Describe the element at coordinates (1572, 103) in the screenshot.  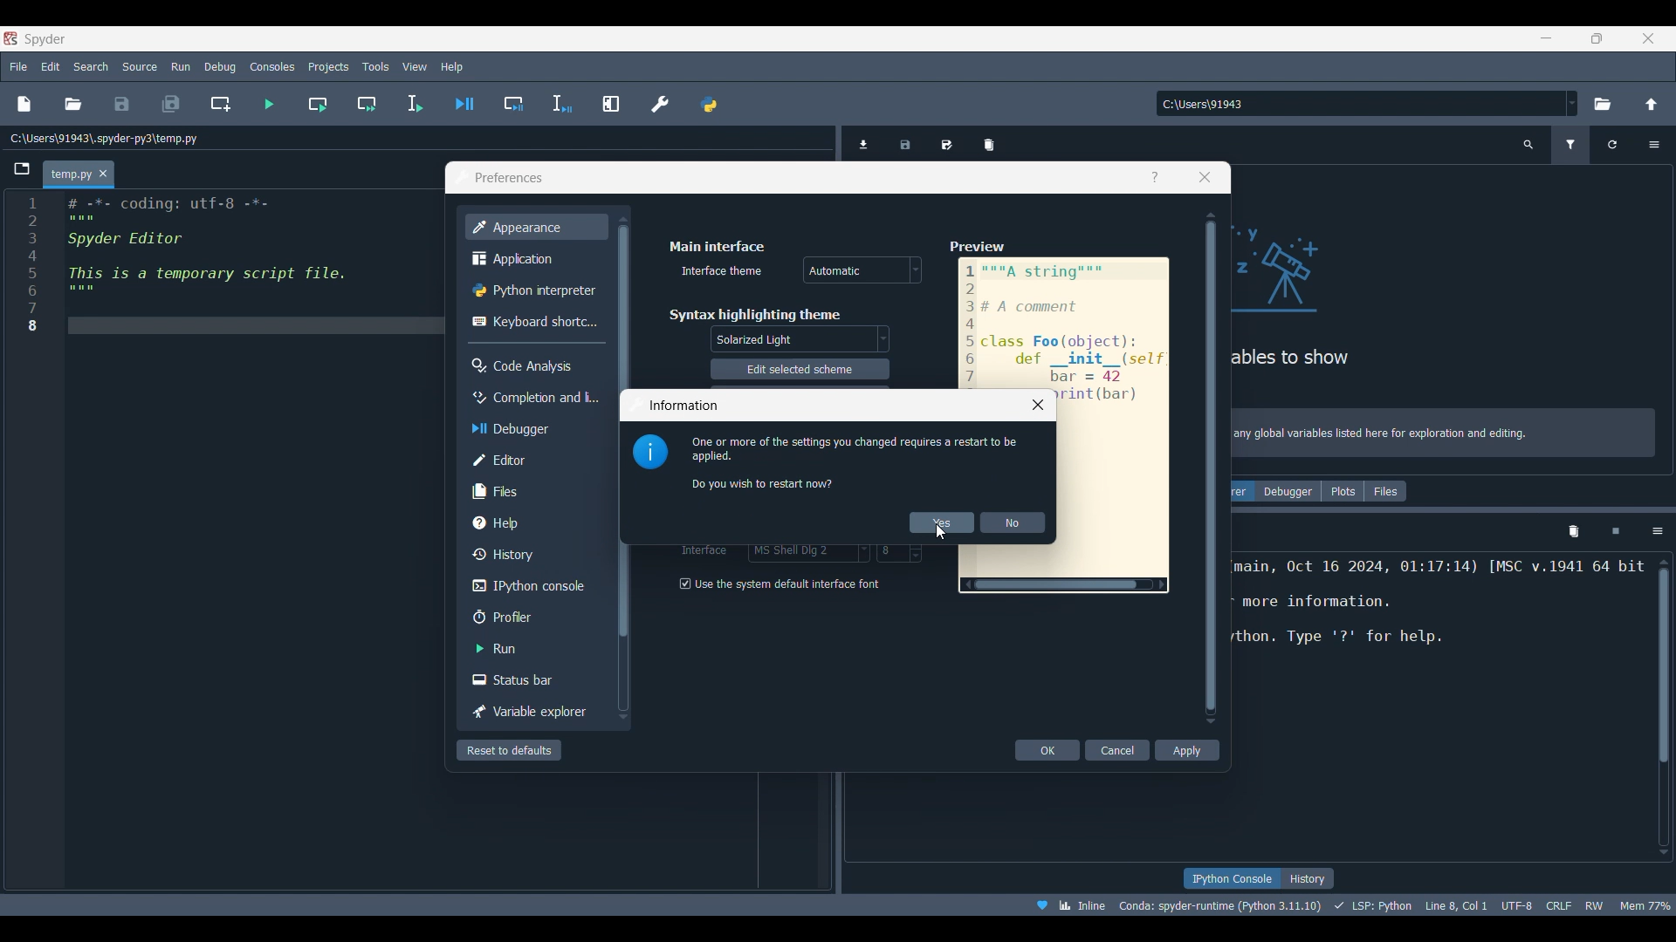
I see `Folder location options ` at that location.